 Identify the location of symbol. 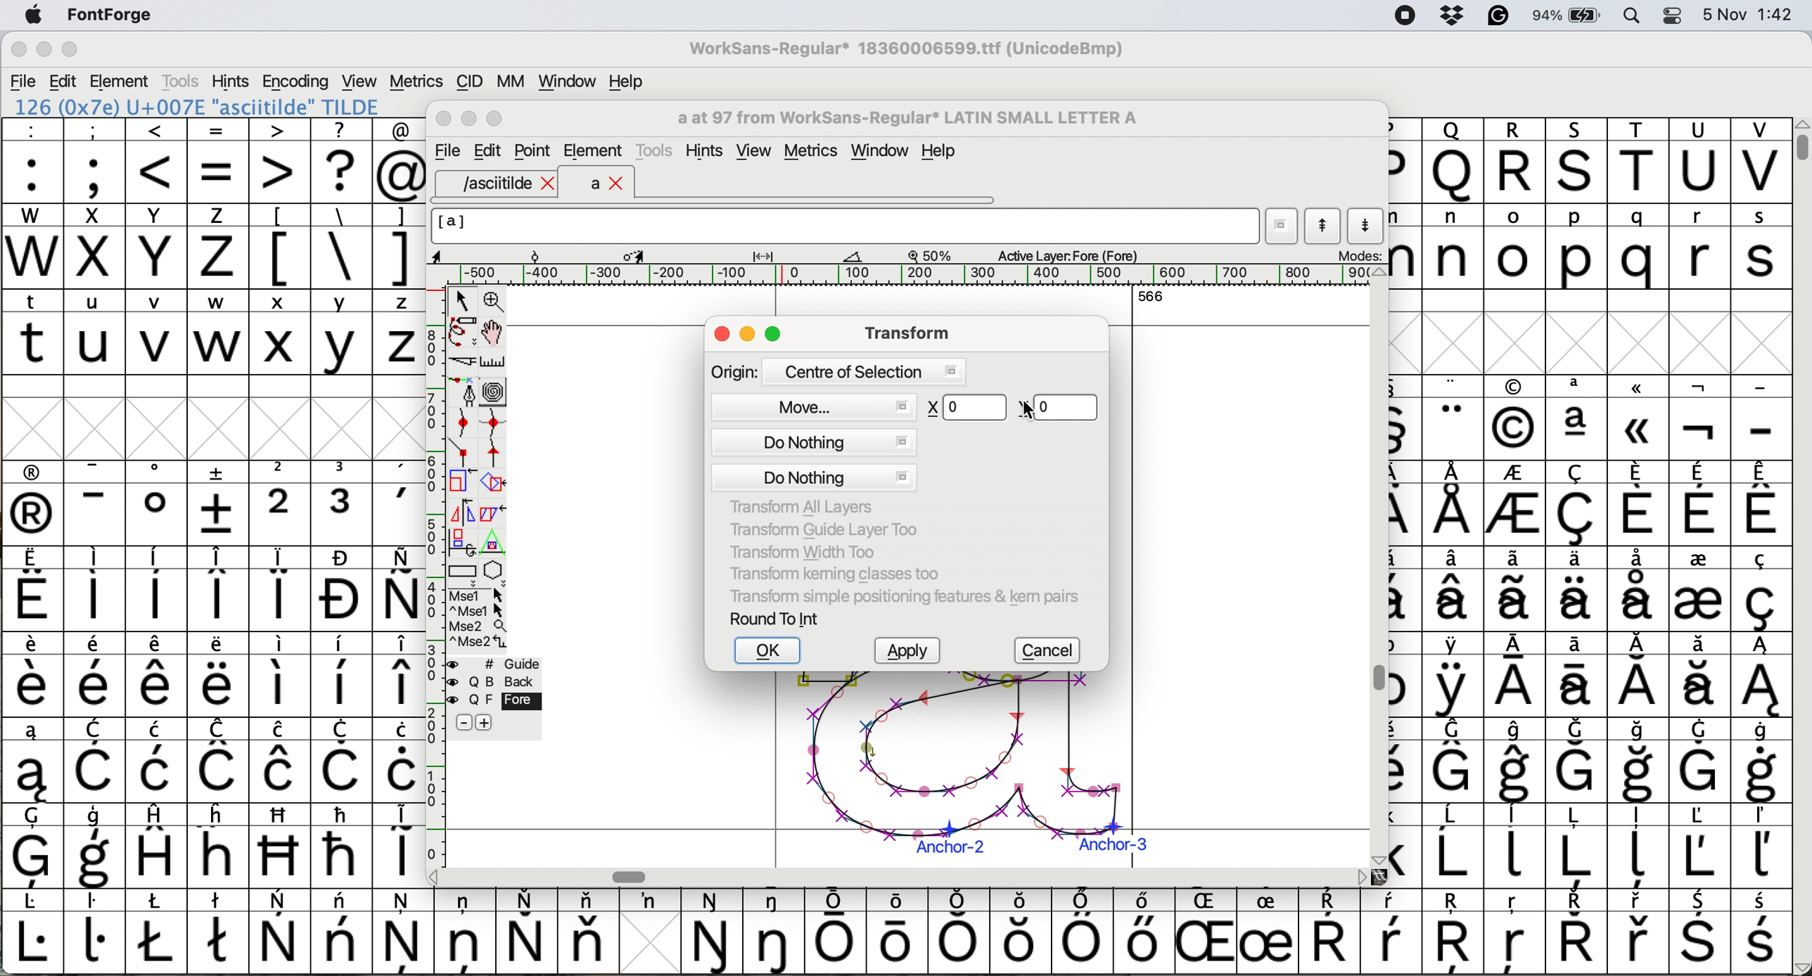
(1763, 503).